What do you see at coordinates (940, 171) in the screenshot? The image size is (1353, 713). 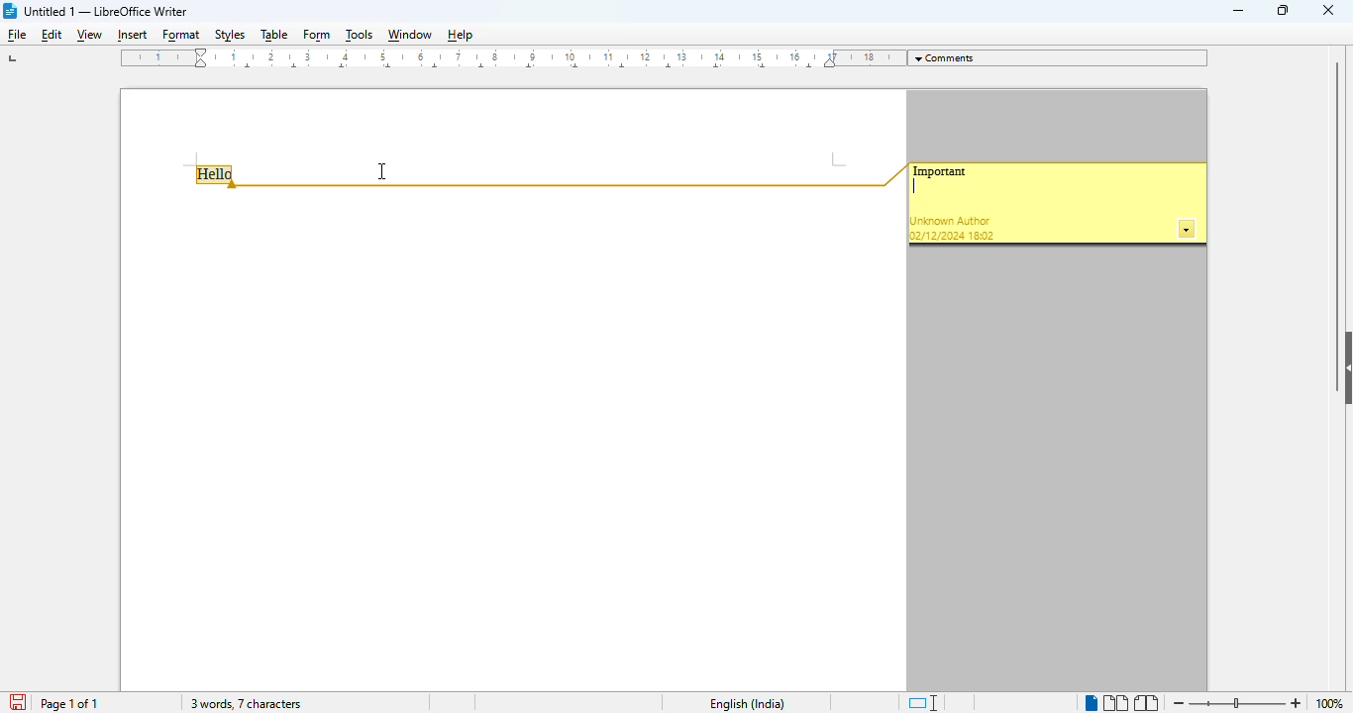 I see `comment inserted in the margin` at bounding box center [940, 171].